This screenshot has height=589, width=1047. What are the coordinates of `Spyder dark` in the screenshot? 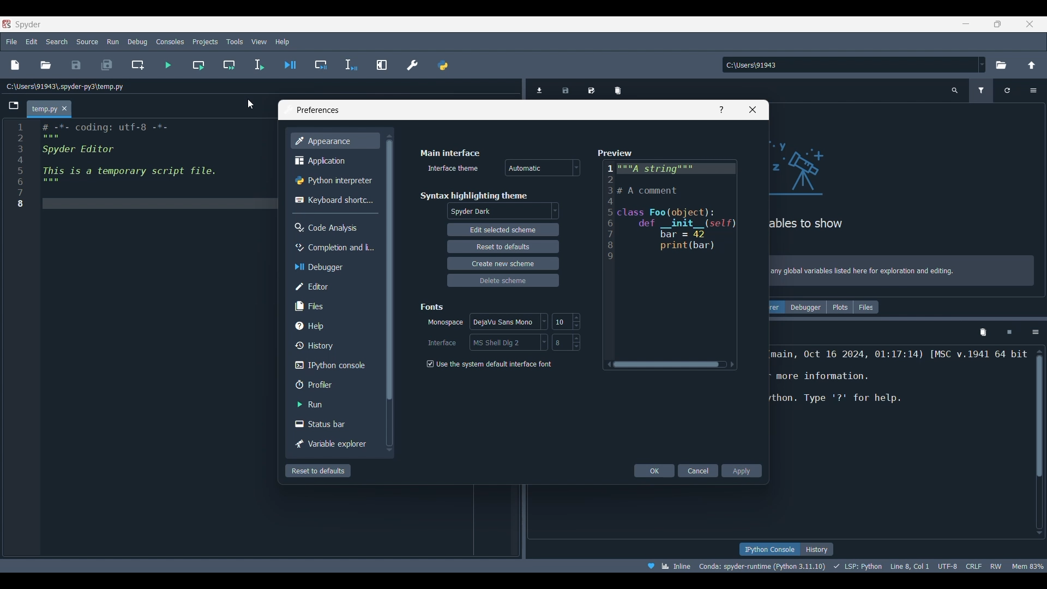 It's located at (503, 212).